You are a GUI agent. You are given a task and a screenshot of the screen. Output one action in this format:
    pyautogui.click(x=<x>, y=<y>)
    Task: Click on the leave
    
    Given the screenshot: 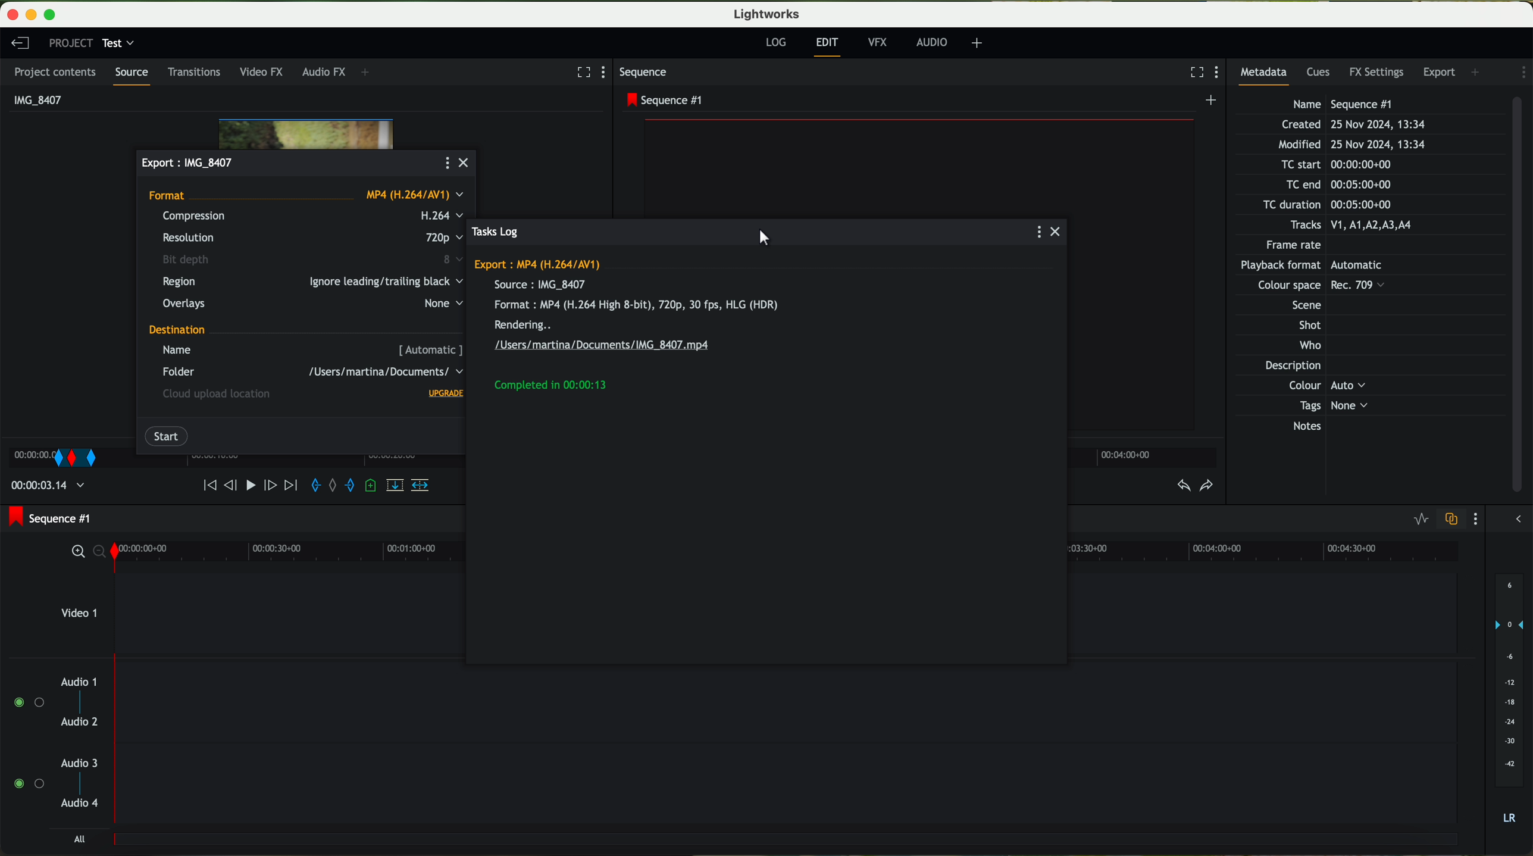 What is the action you would take?
    pyautogui.click(x=18, y=42)
    